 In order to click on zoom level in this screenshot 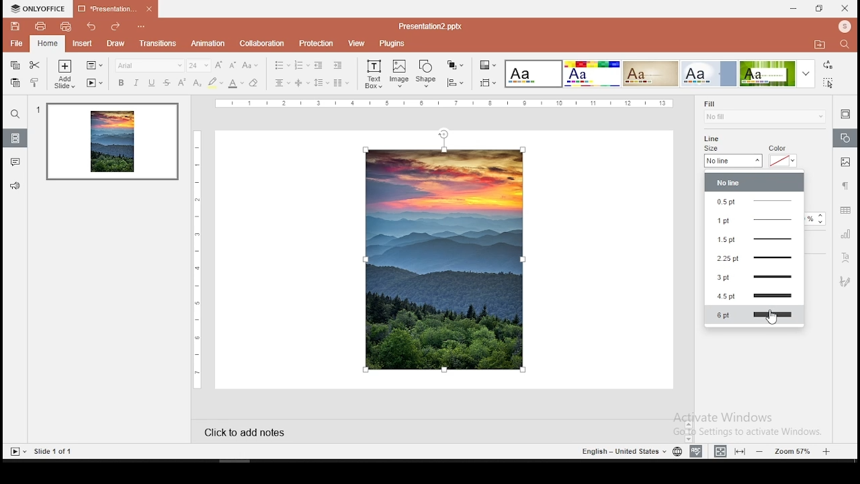, I will do `click(795, 450)`.